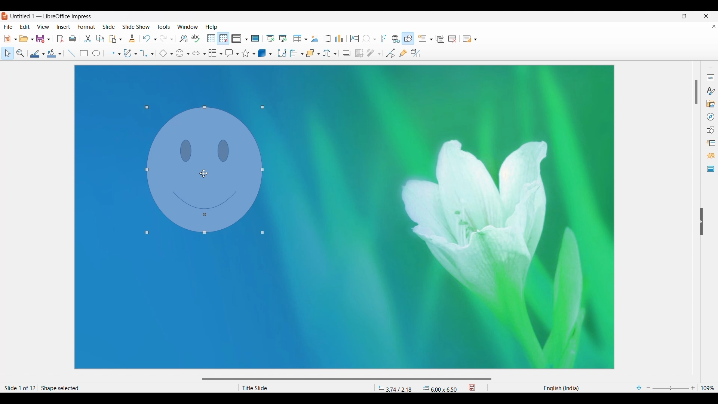 The width and height of the screenshot is (718, 404). I want to click on Toggle extrusion, so click(416, 53).